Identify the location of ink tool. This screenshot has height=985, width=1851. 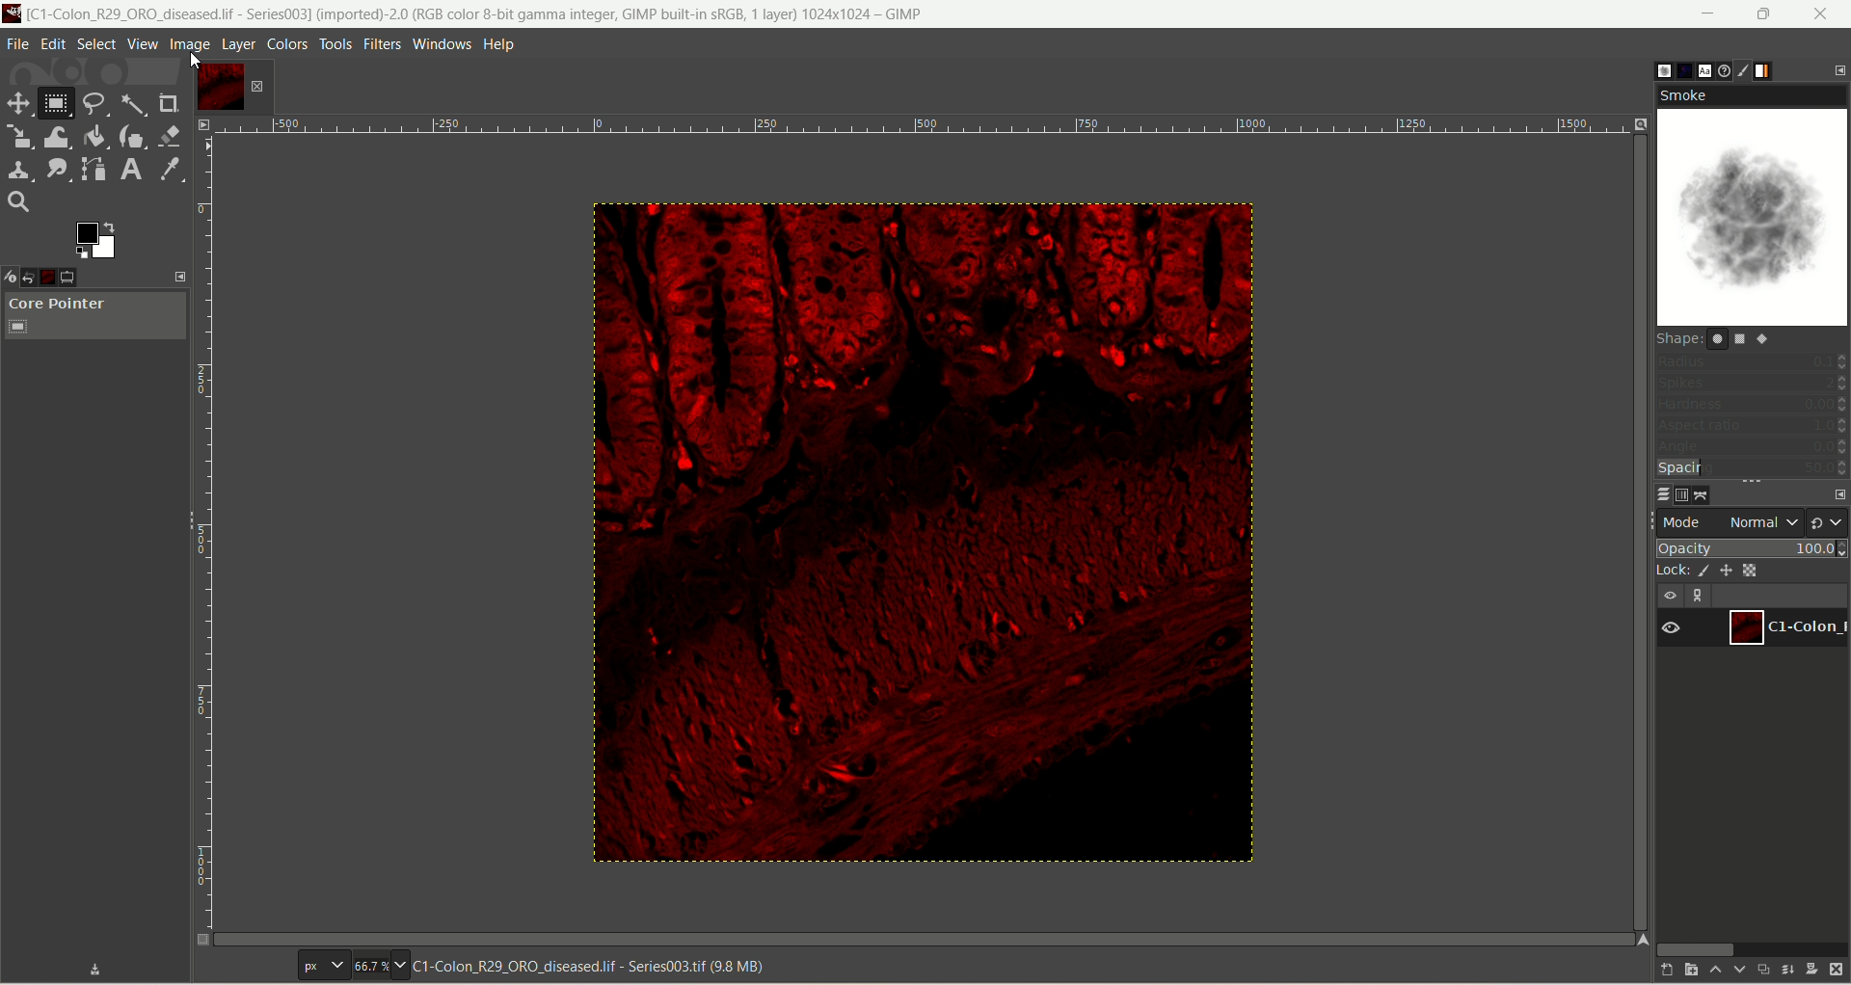
(135, 137).